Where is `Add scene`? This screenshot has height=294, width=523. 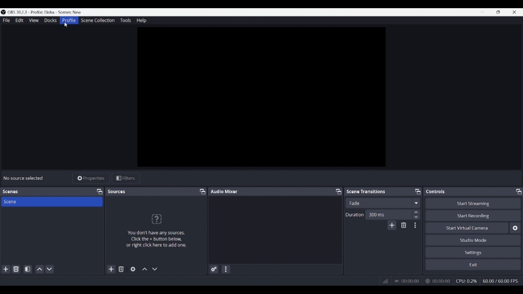
Add scene is located at coordinates (6, 269).